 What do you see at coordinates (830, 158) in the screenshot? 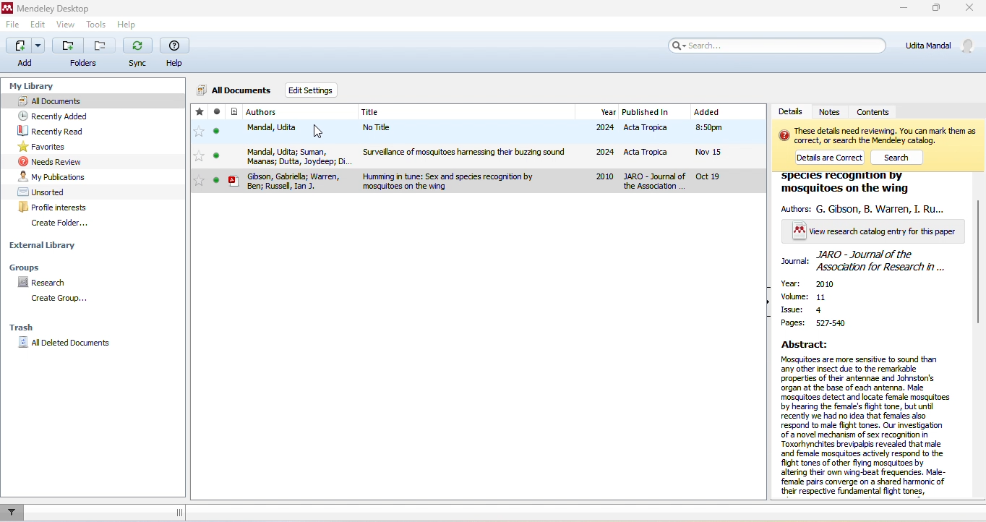
I see `details are correct` at bounding box center [830, 158].